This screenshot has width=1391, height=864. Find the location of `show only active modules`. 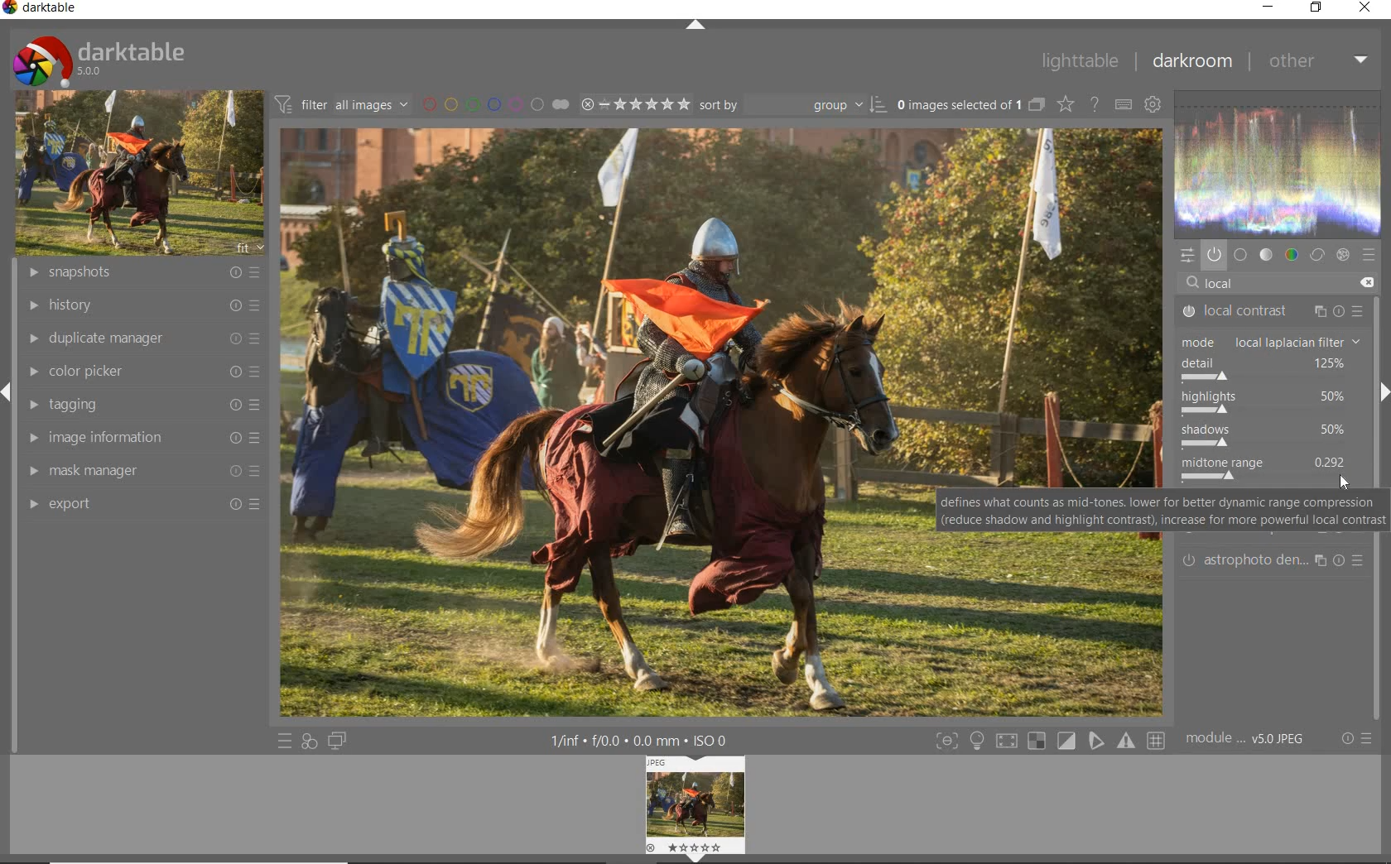

show only active modules is located at coordinates (1214, 252).